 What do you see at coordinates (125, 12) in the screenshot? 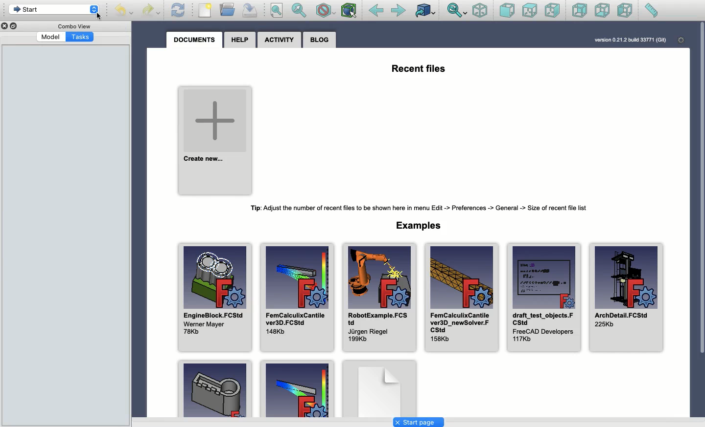
I see `Undo` at bounding box center [125, 12].